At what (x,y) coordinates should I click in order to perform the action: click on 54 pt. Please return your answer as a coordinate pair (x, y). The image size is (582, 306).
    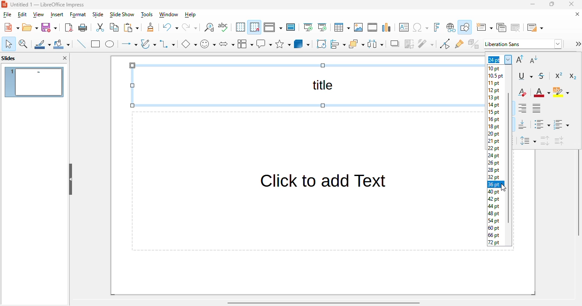
    Looking at the image, I should click on (494, 221).